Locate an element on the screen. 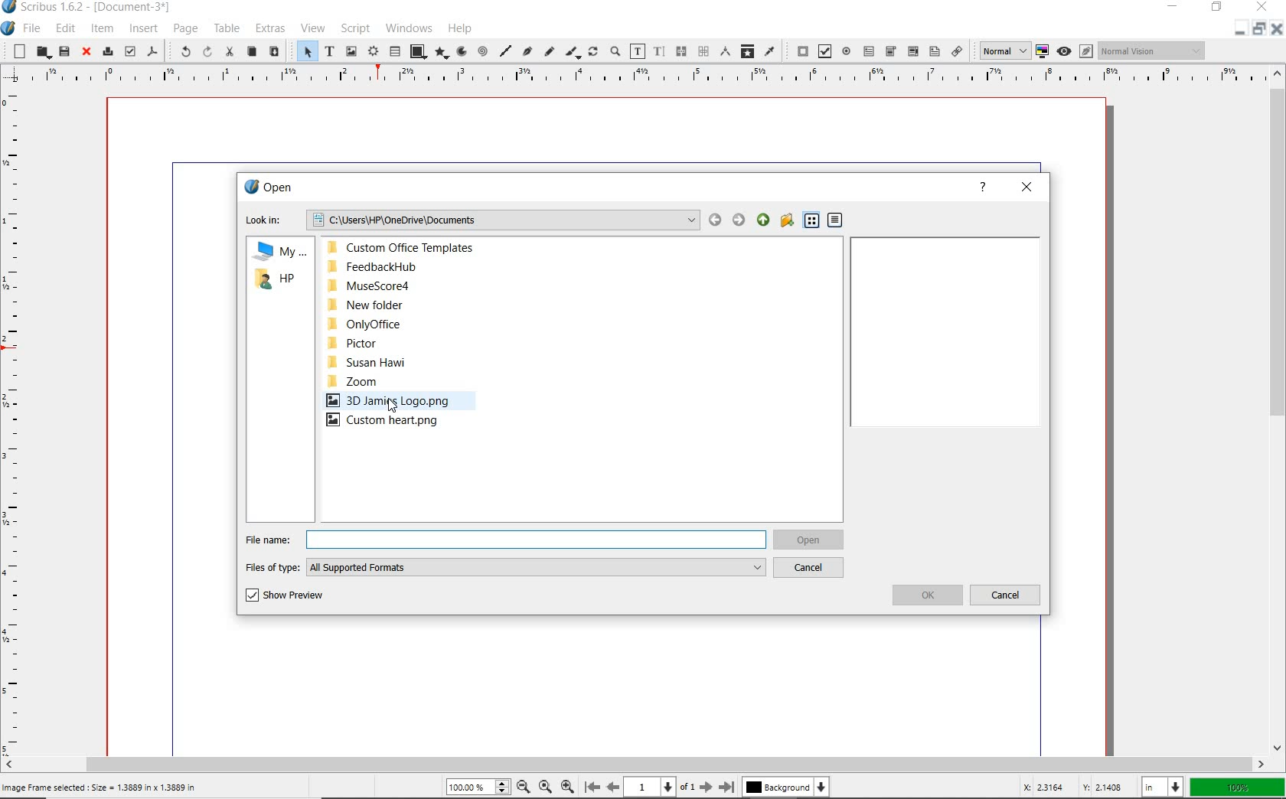 The height and width of the screenshot is (799, 1286). RULER is located at coordinates (629, 75).